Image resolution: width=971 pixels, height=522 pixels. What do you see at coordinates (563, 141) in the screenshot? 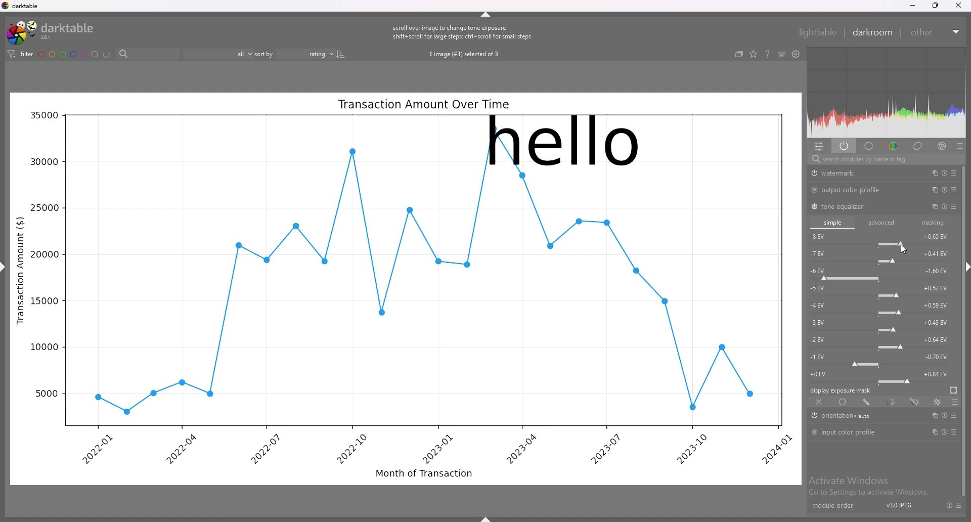
I see `hello` at bounding box center [563, 141].